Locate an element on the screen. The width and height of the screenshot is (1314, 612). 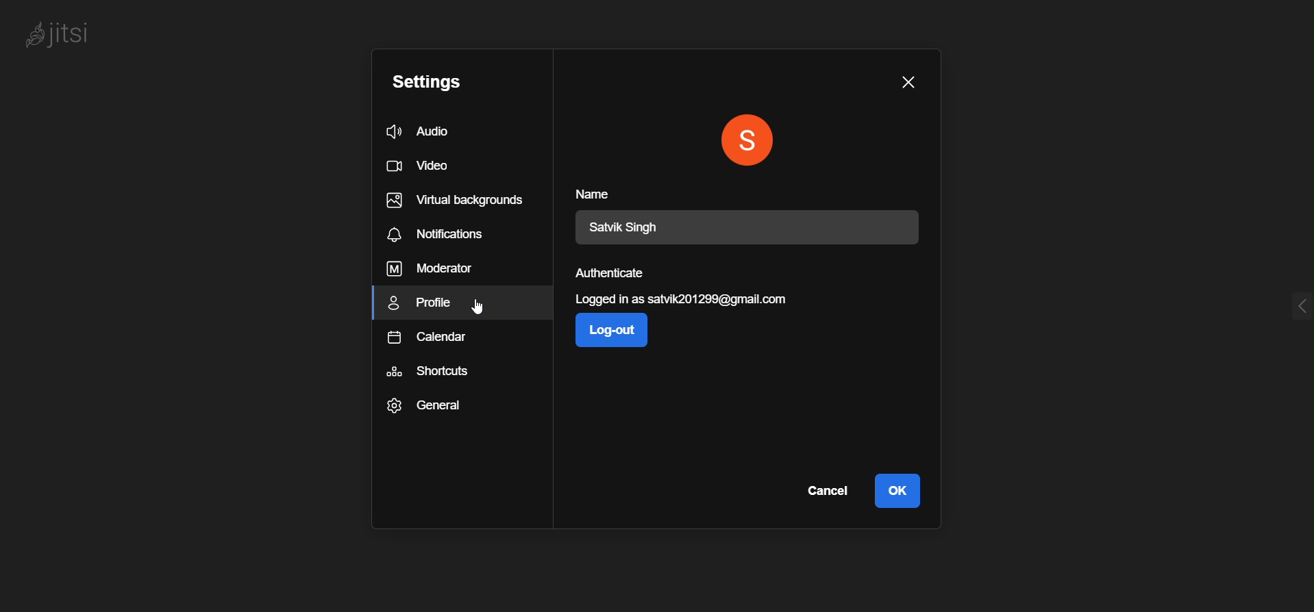
virtual backgrounds is located at coordinates (459, 201).